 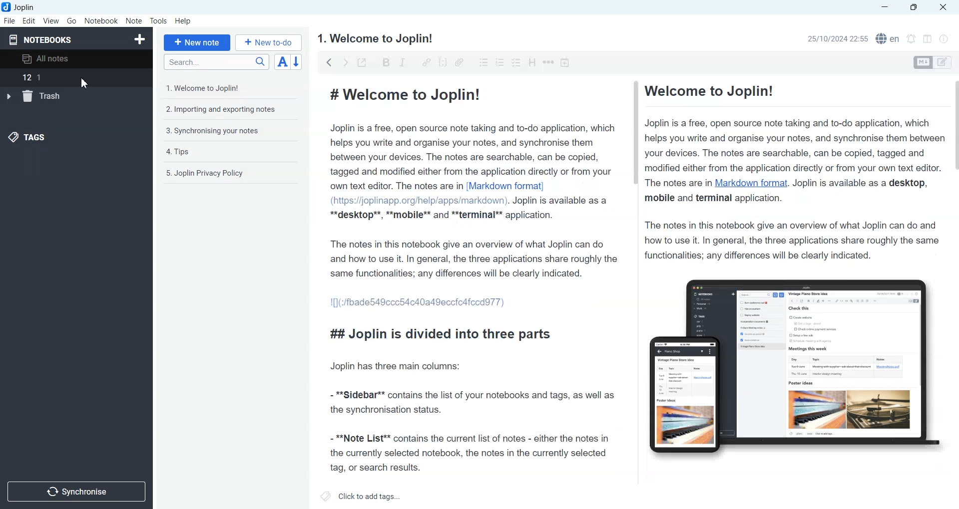 What do you see at coordinates (473, 285) in the screenshot?
I see `# Welcome to Joplin!

Joplin is a free, open source note taking and to-do application, which
helps you write and organise your notes, and synchronise them
between your devices. The notes are searchable, can be copied,
tagged and modified either from the application directly or from your
own text editor. The notes are in [Markdown format]
(https://joplinapp.org/help/apps/markdown). Joplin is available as a
**desktop**, **mobile** and **terminal** application.

The notes in this notebook give an overview of what Joplin can do
and how to use it. In general, the three applications share roughly the
same functionalities; any differences will be clearly indicated.
1[](:/fbade549ccc54c40a49eccicafccdd77)

## Joplin is divided into three parts

Joplin has three main columns:

- **Sidebar** contains the list of your notebooks and tags, as well as
the synchronisation status.

- **Note List** contains the current list of notes - either the notes in` at bounding box center [473, 285].